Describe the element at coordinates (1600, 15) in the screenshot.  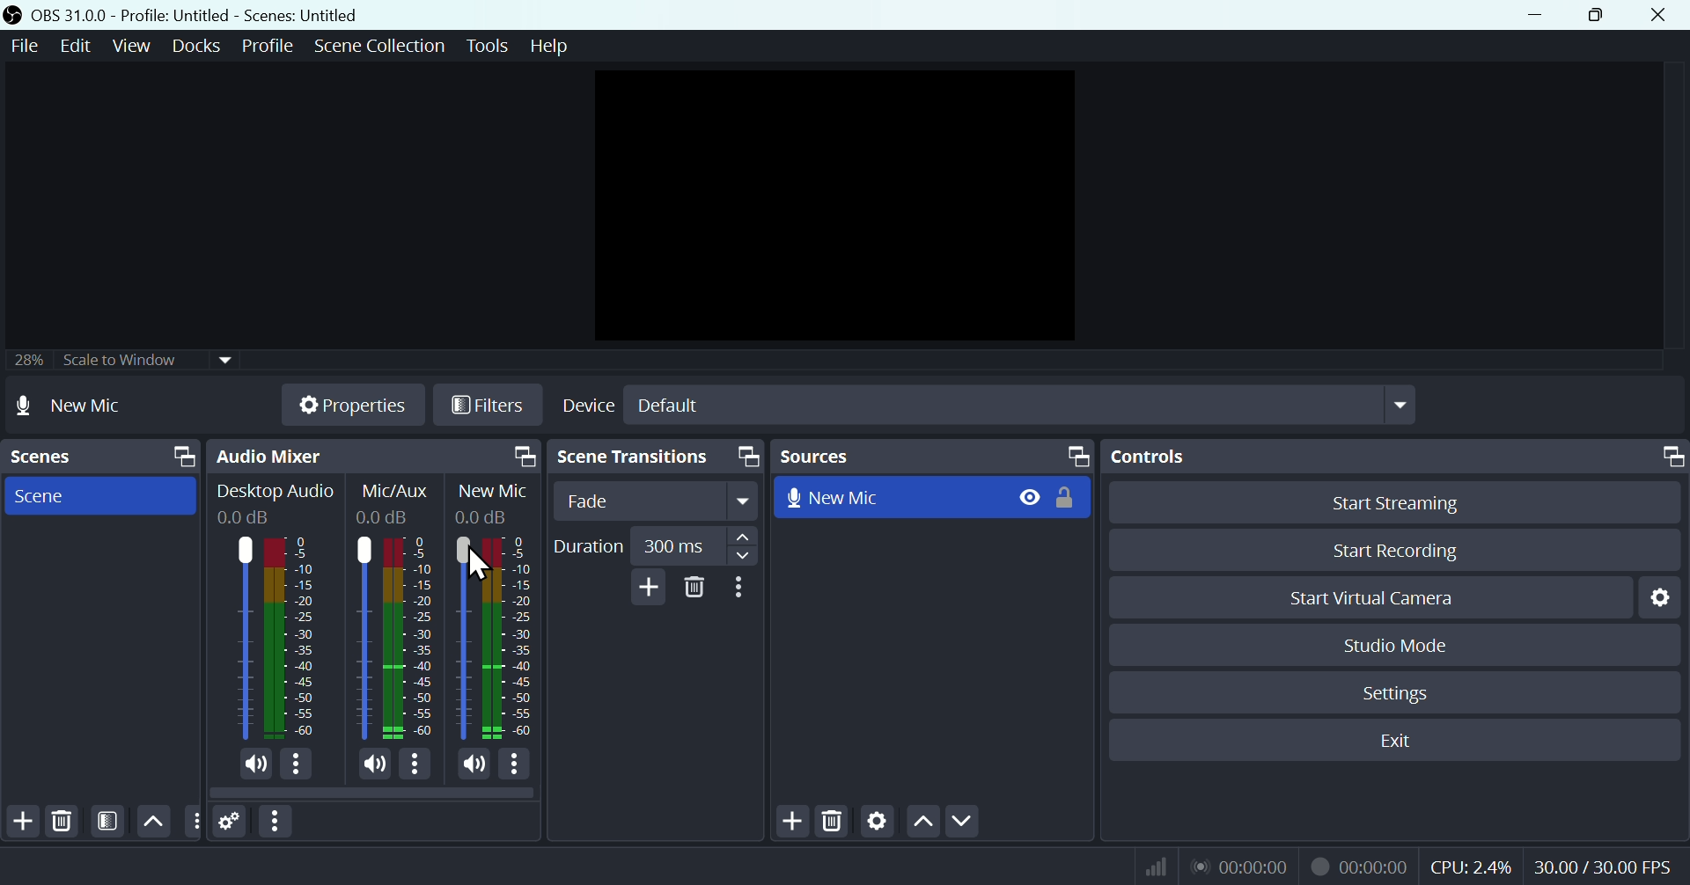
I see `Restore` at that location.